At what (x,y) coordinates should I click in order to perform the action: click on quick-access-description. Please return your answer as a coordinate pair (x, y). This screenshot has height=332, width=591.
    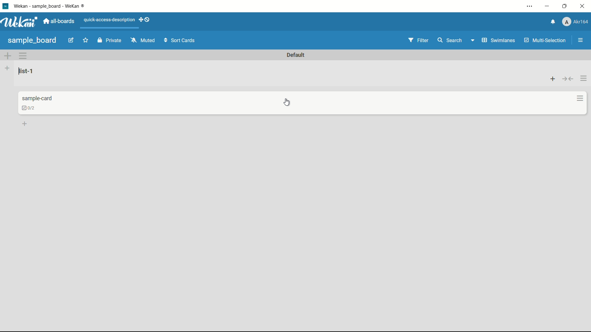
    Looking at the image, I should click on (109, 20).